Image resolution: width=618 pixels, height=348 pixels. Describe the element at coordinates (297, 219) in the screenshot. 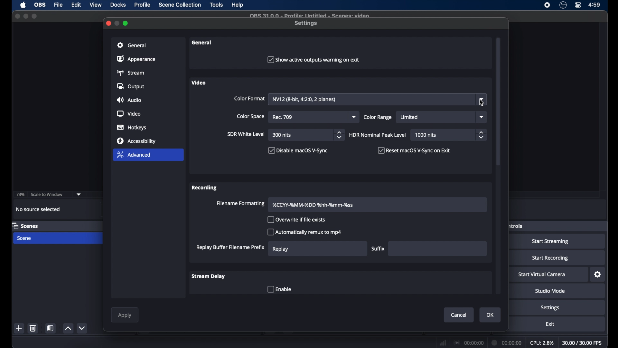

I see `overwrite if file  exists` at that location.